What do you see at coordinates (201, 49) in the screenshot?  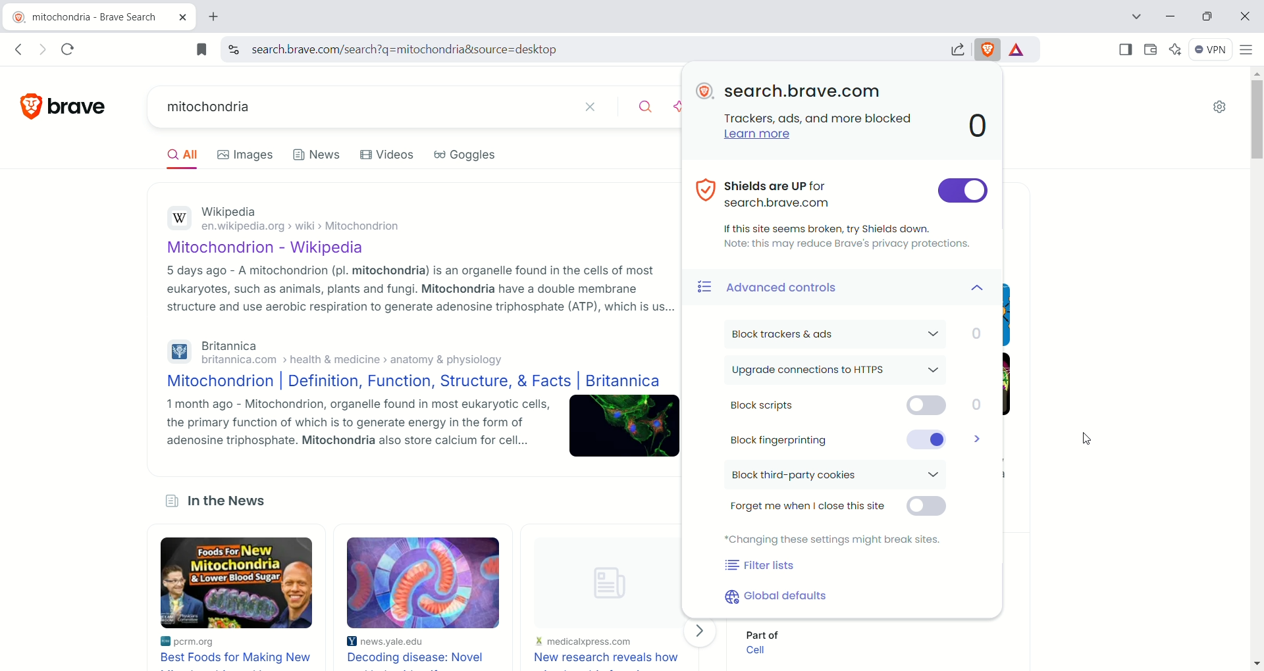 I see `bookmark` at bounding box center [201, 49].